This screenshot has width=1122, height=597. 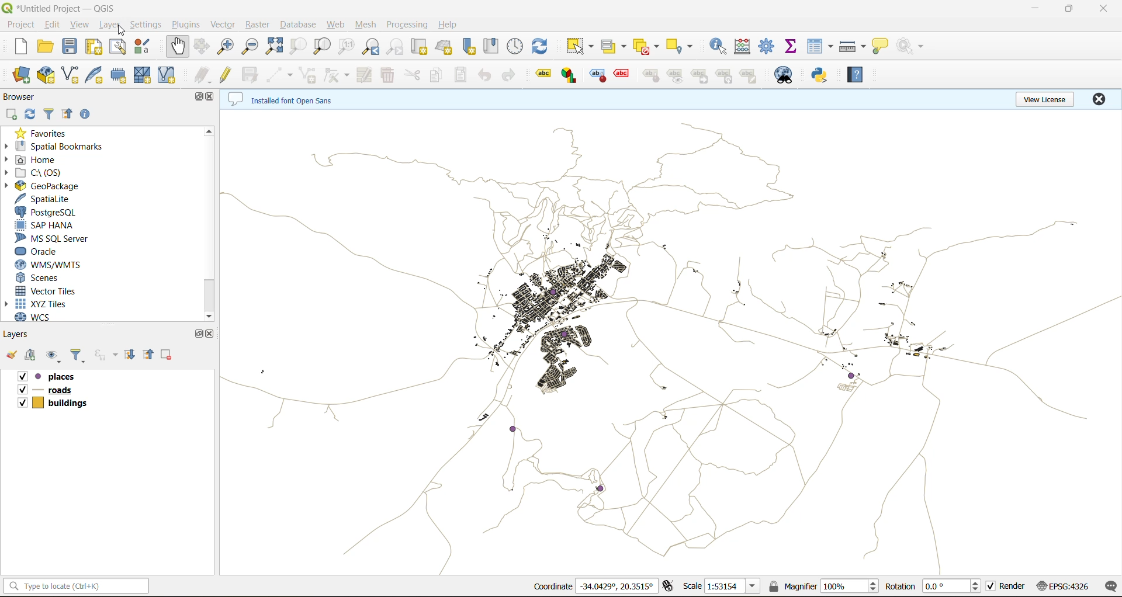 What do you see at coordinates (212, 332) in the screenshot?
I see `close` at bounding box center [212, 332].